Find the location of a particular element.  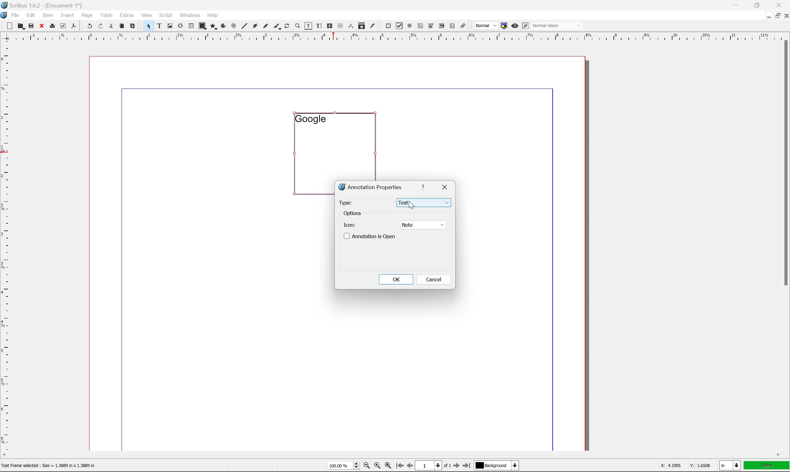

undo is located at coordinates (89, 26).